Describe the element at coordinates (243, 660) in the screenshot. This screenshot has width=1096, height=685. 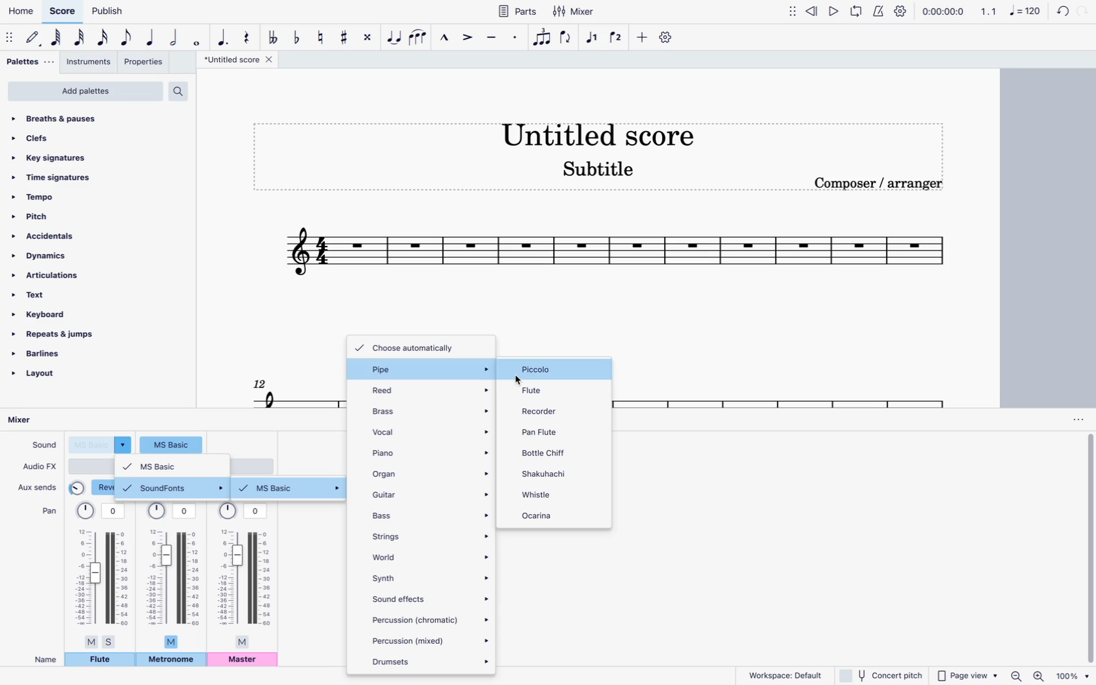
I see `master` at that location.